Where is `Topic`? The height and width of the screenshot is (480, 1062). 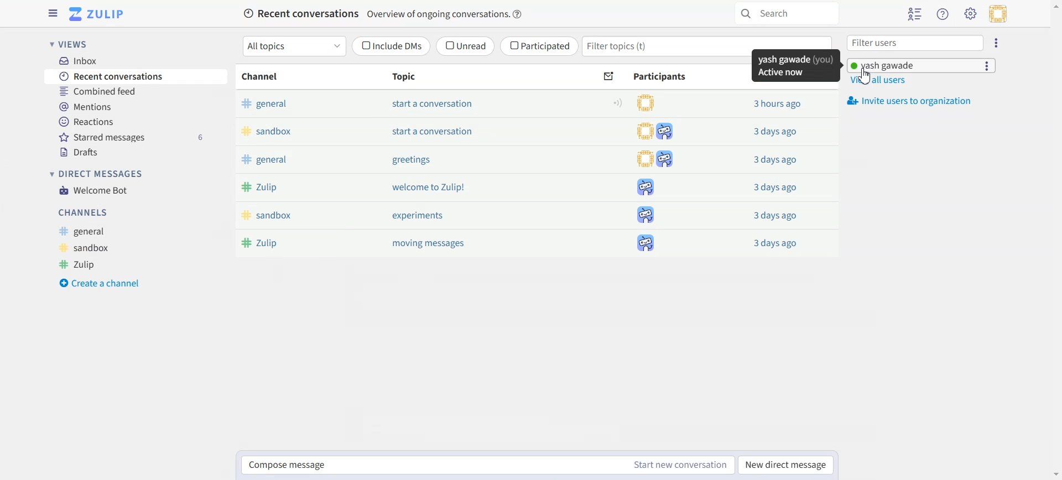 Topic is located at coordinates (408, 80).